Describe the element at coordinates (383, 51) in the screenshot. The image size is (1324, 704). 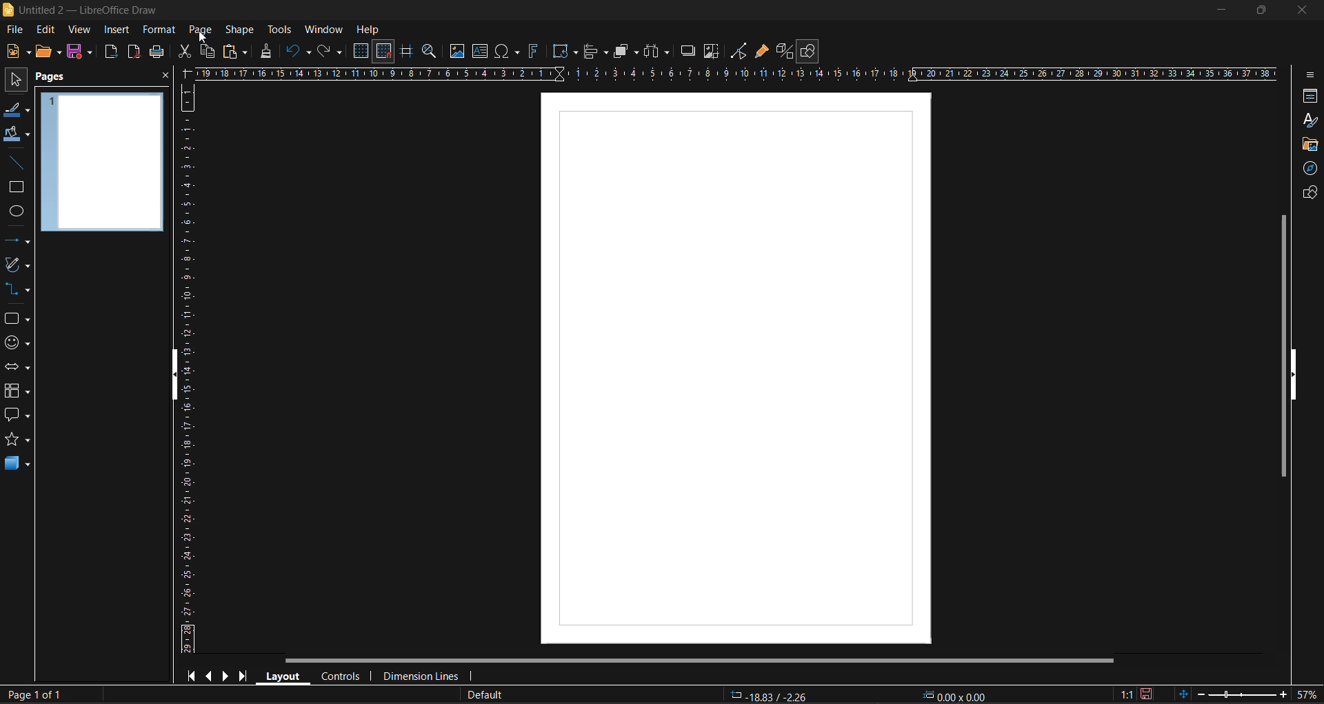
I see `snap to grid` at that location.